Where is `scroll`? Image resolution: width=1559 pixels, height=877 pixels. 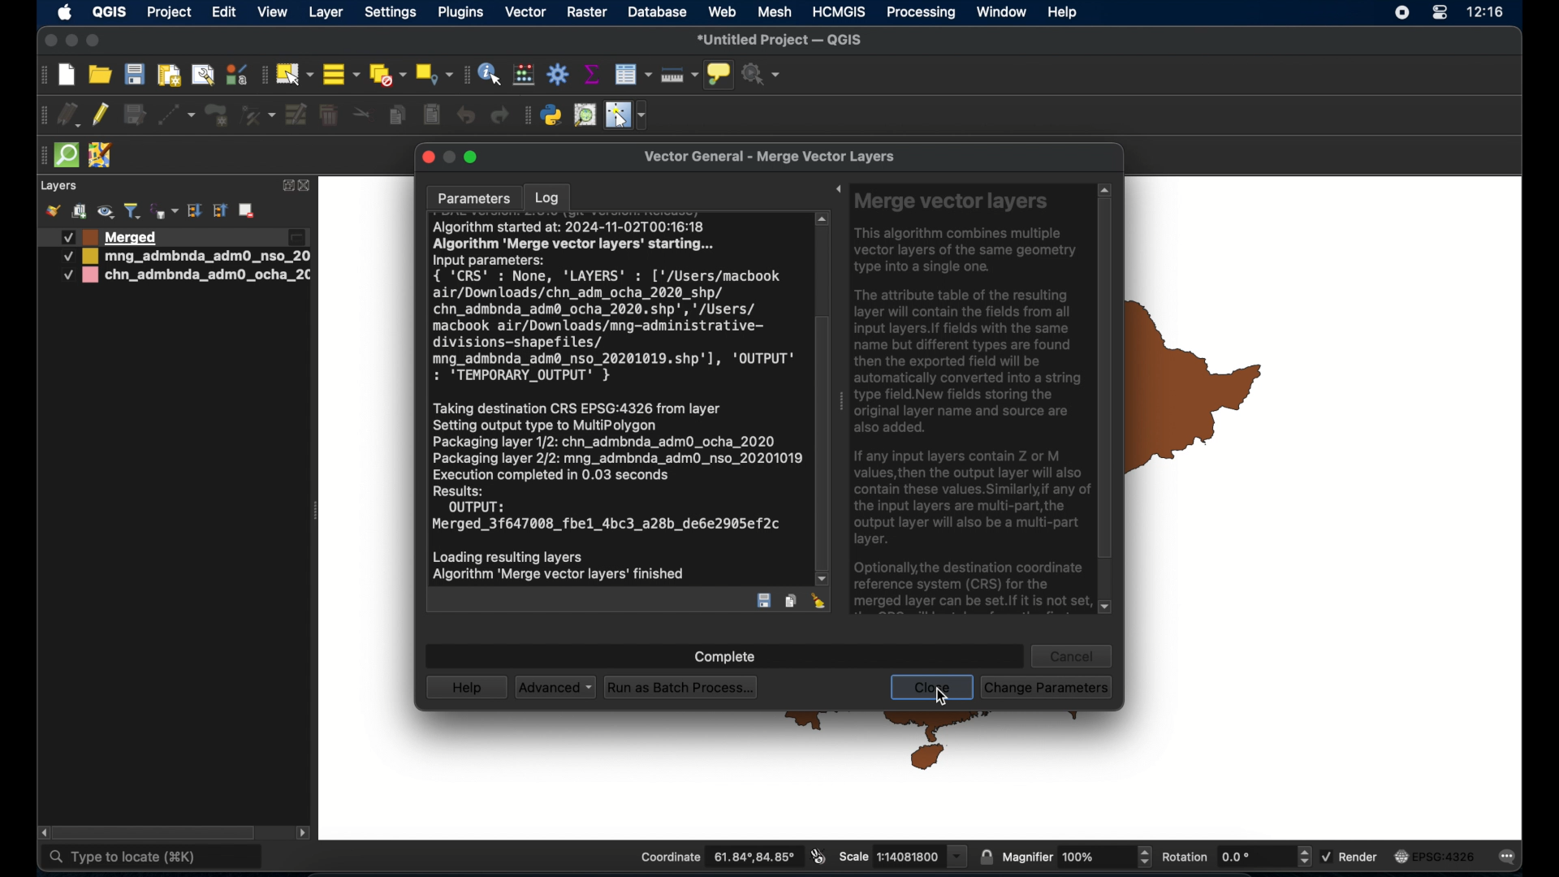
scroll is located at coordinates (818, 420).